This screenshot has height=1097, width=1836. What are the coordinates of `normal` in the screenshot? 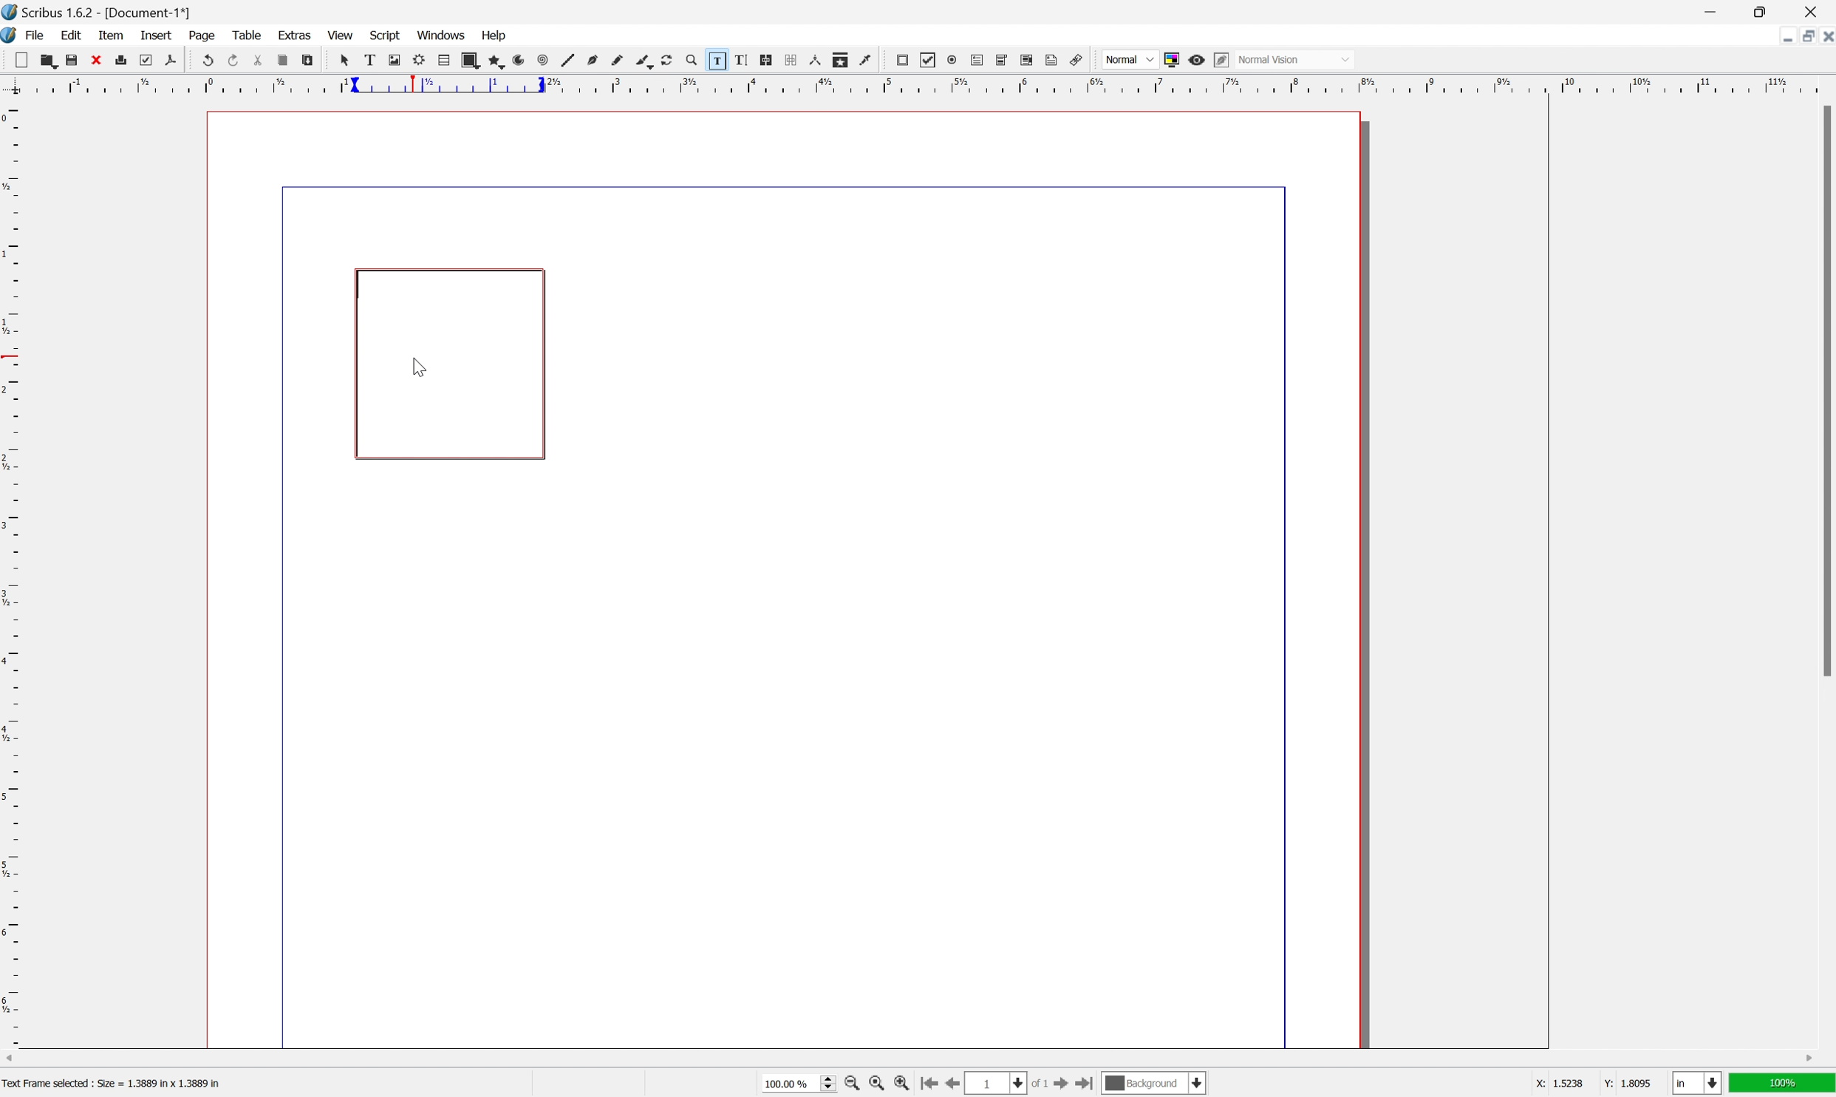 It's located at (1130, 58).